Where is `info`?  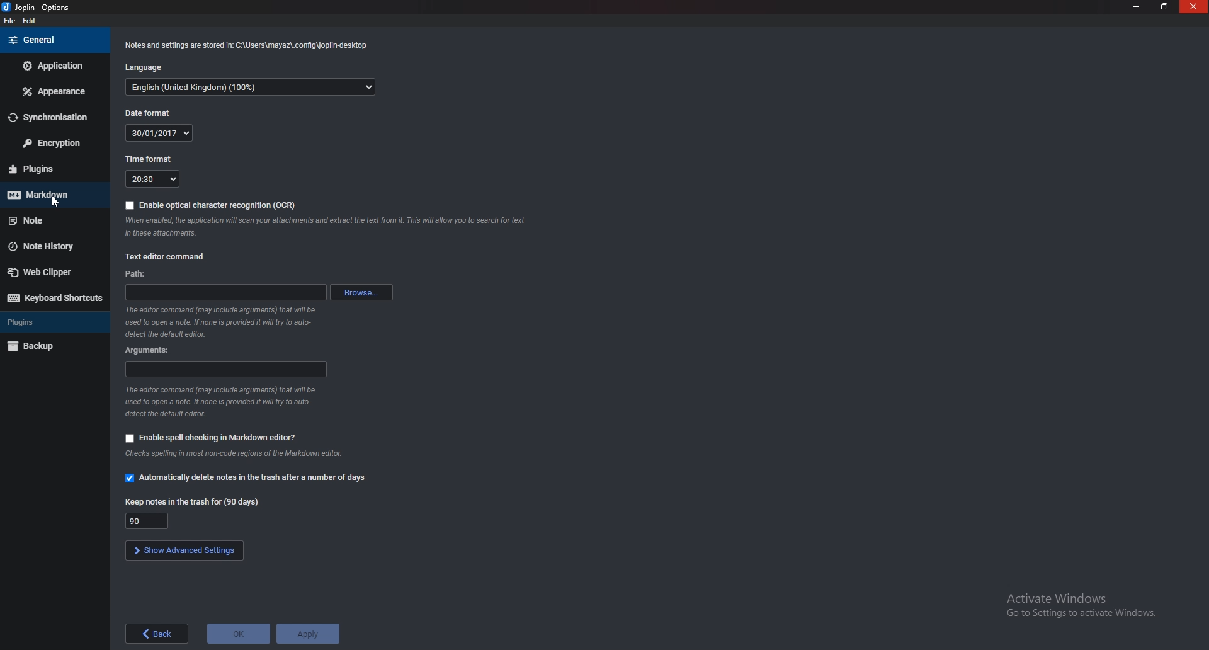 info is located at coordinates (322, 226).